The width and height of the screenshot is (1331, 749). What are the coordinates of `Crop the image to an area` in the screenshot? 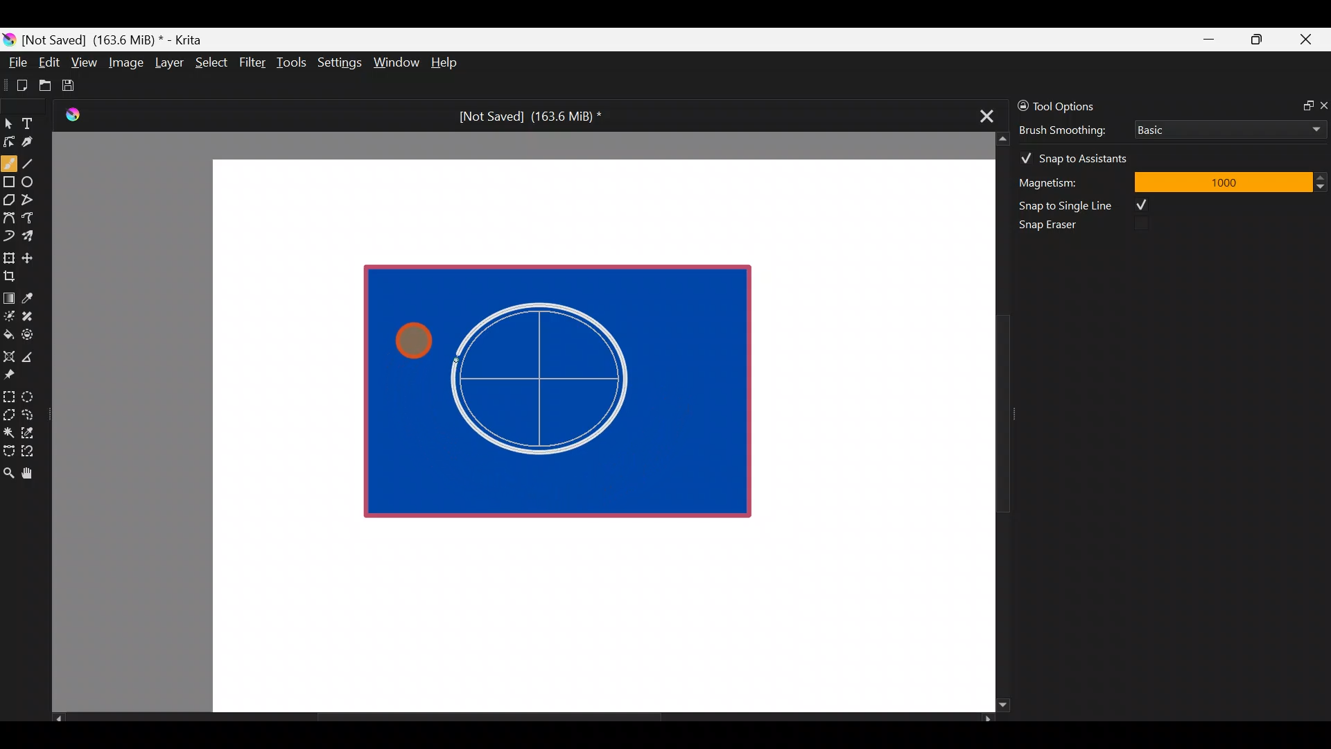 It's located at (14, 275).